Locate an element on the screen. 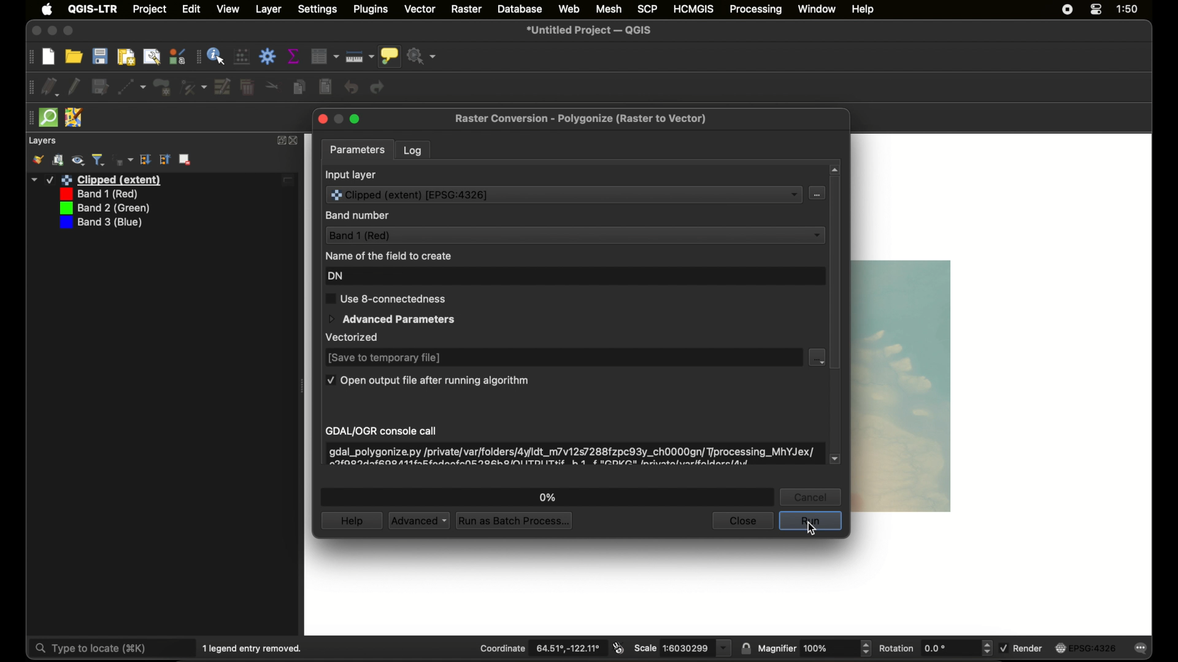 This screenshot has width=1178, height=662. window is located at coordinates (817, 9).